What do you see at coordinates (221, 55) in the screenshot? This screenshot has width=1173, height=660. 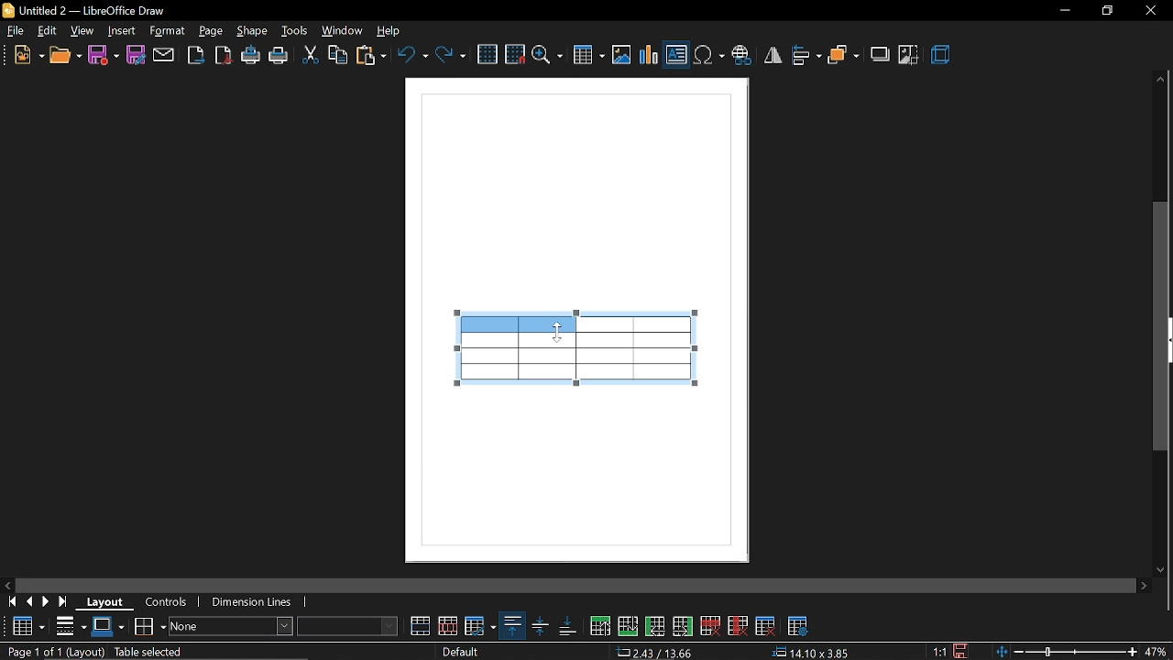 I see `export as pdf` at bounding box center [221, 55].